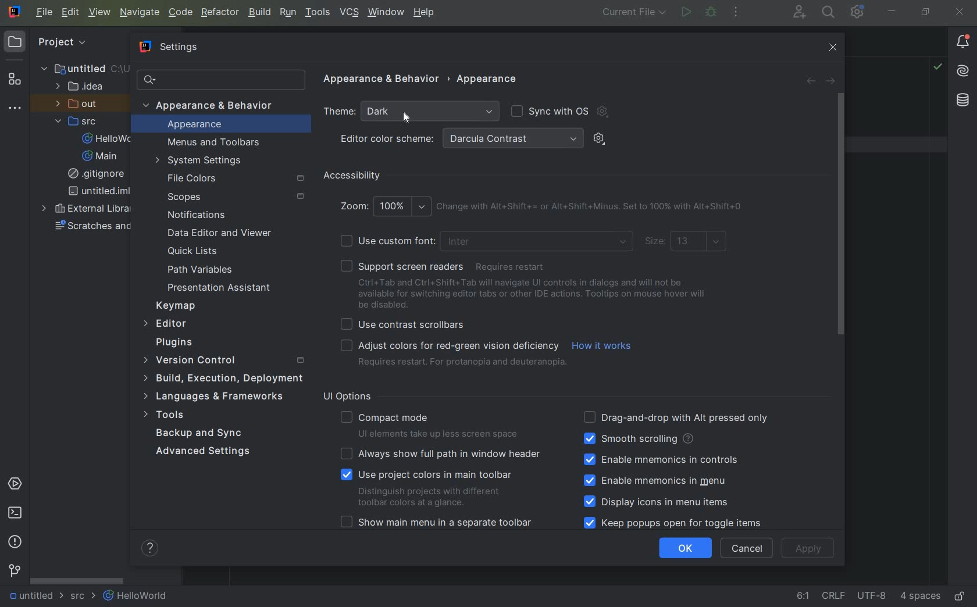 The image size is (977, 607). I want to click on VERSION CONTROL, so click(222, 360).